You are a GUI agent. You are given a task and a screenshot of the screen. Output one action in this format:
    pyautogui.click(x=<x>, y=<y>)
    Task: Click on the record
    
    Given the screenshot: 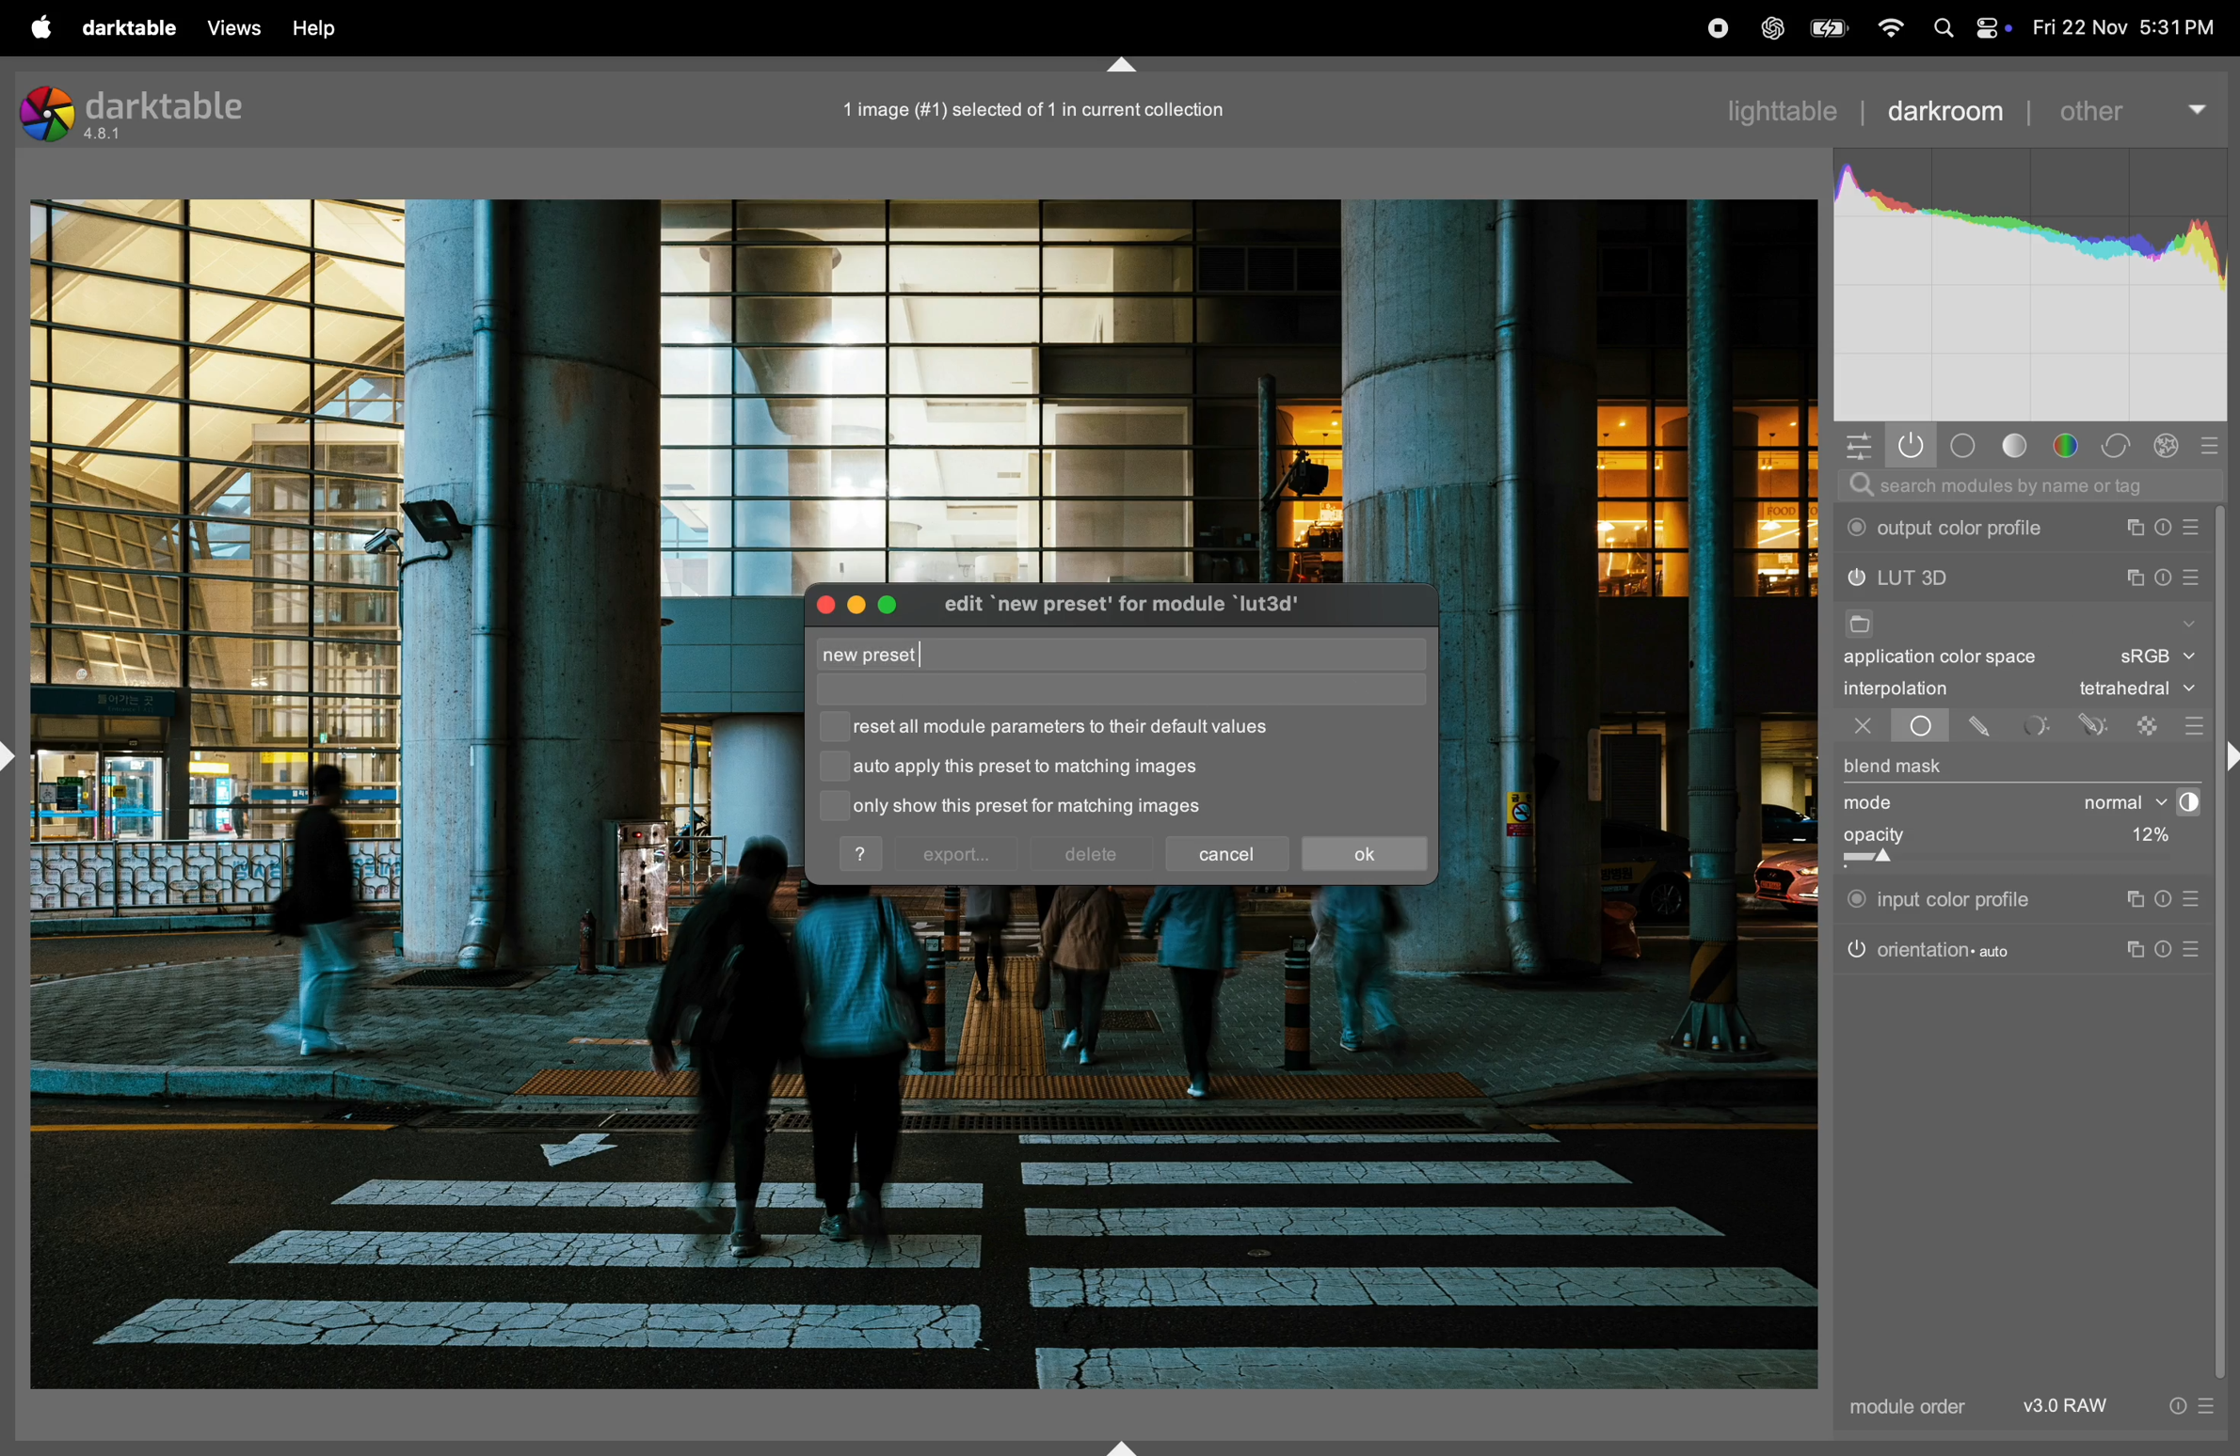 What is the action you would take?
    pyautogui.click(x=1711, y=29)
    